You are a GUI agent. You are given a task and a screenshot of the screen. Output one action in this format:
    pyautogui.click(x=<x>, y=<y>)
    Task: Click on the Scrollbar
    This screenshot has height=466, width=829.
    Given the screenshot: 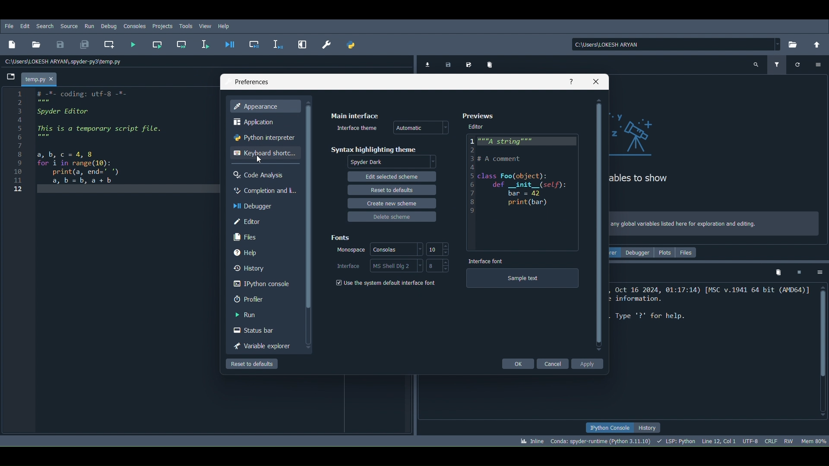 What is the action you would take?
    pyautogui.click(x=823, y=351)
    